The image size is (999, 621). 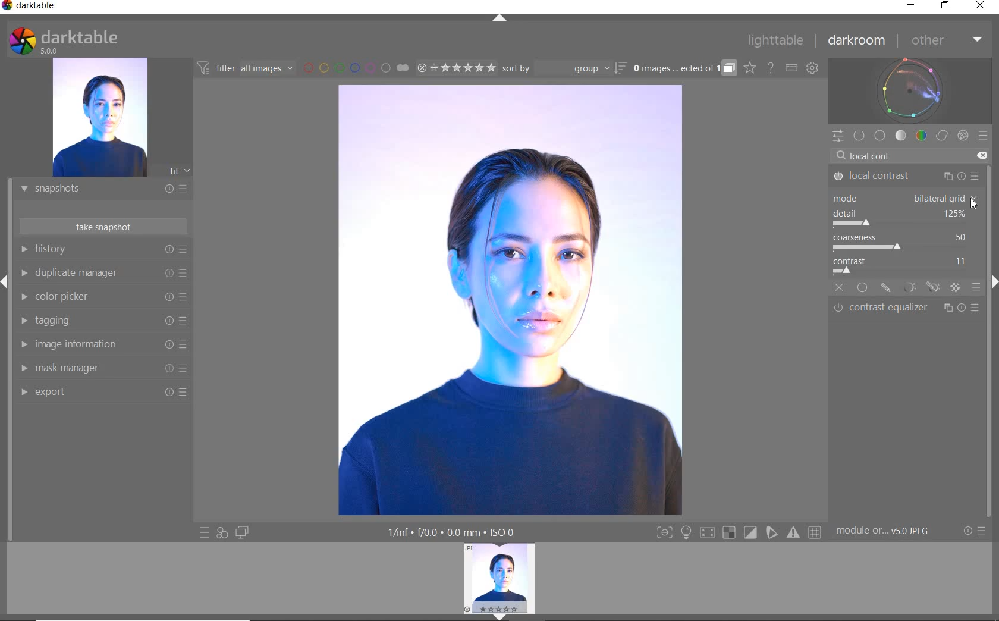 What do you see at coordinates (449, 532) in the screenshot?
I see `DISPLAYED GUI INFO` at bounding box center [449, 532].